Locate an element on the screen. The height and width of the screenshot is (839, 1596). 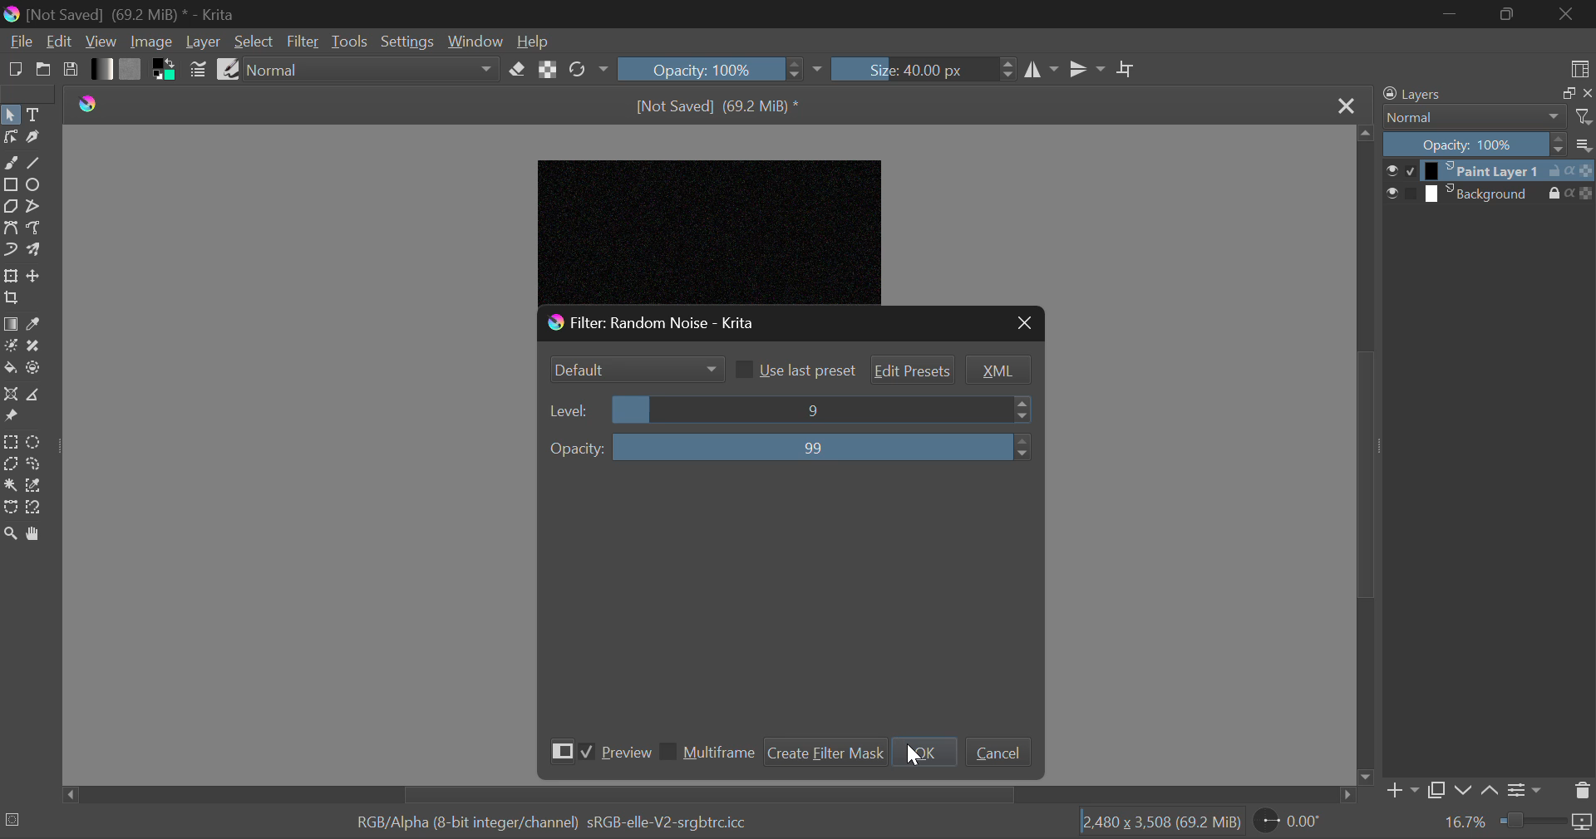
select is located at coordinates (1389, 169).